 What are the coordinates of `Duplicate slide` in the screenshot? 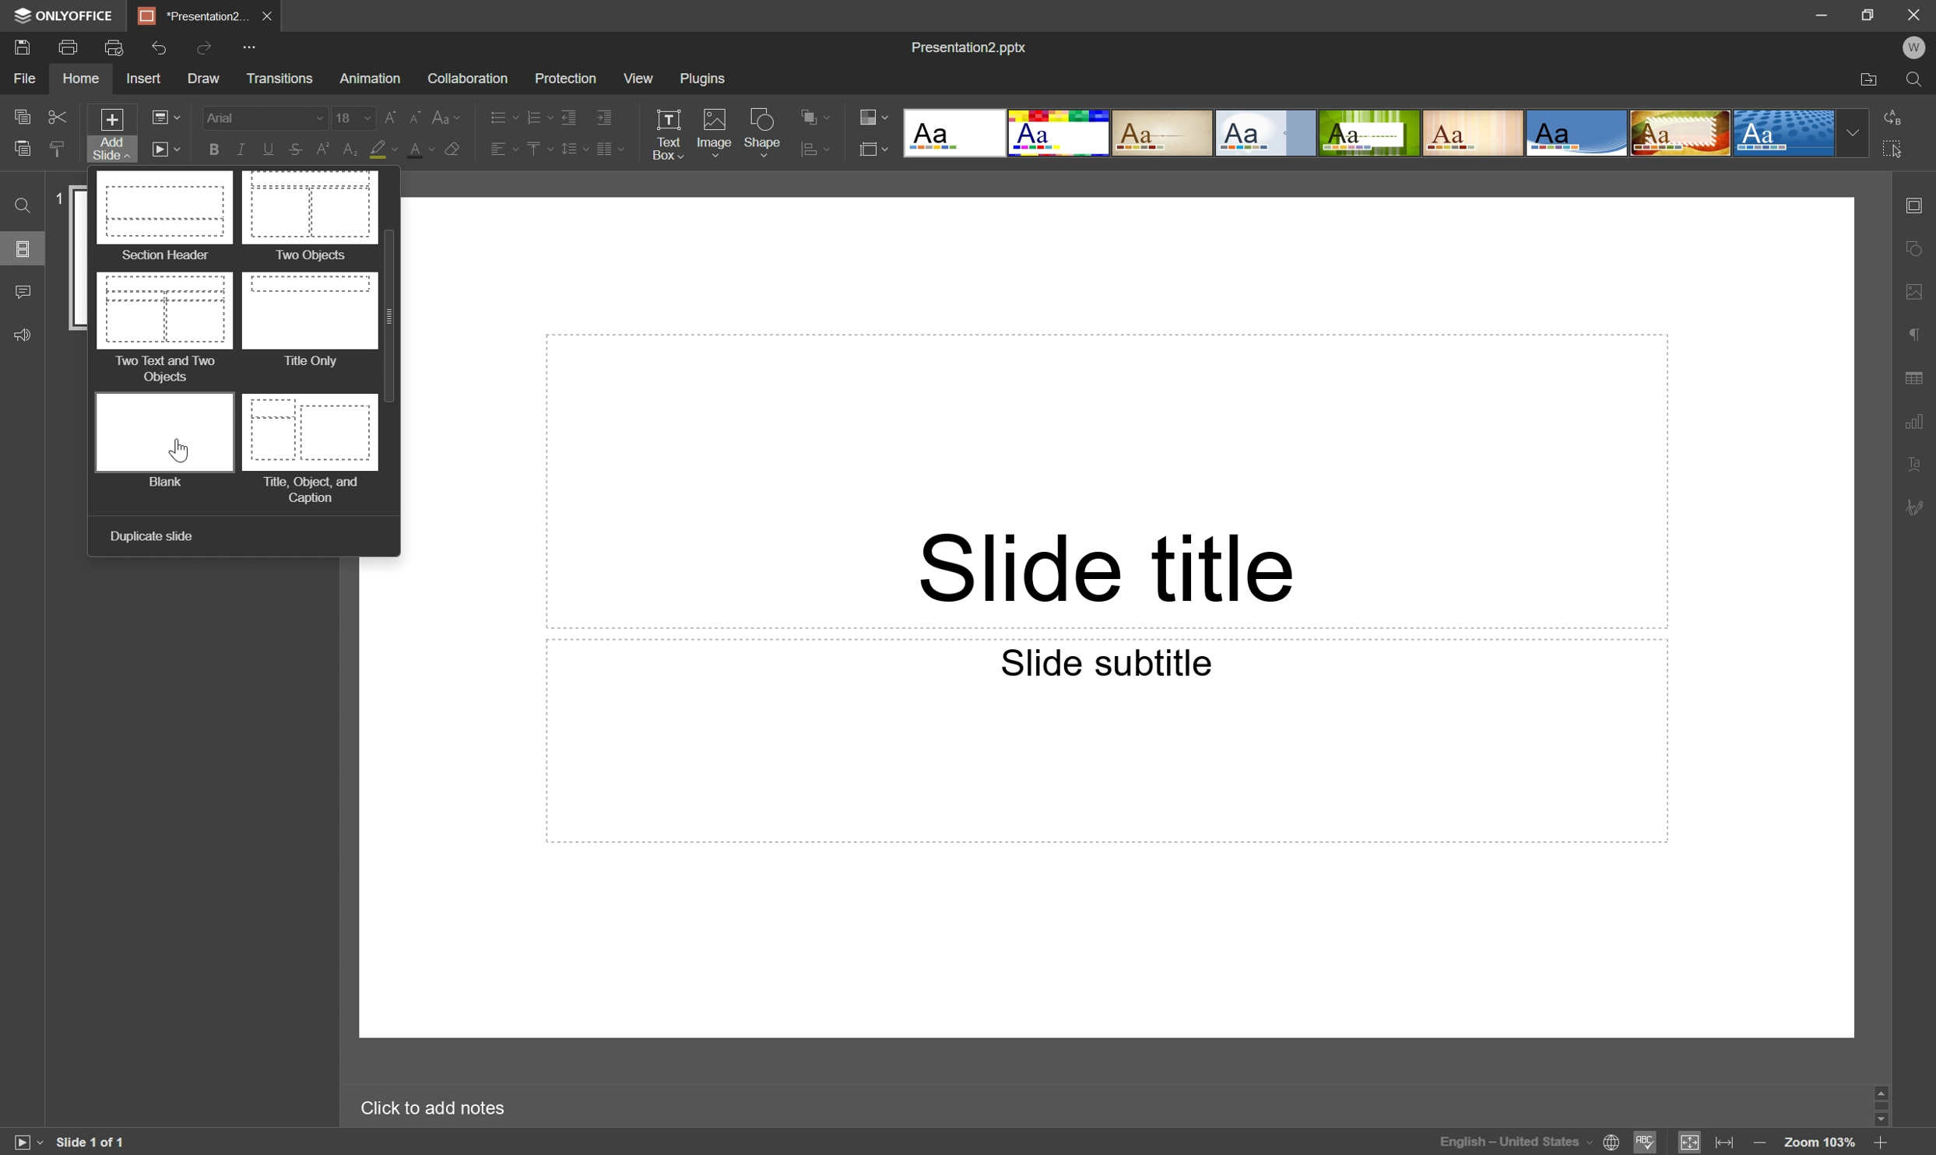 It's located at (151, 537).